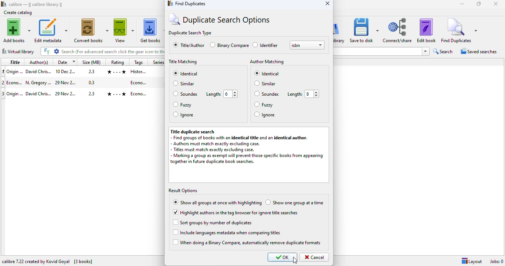 This screenshot has height=266, width=505. I want to click on connect/share, so click(398, 31).